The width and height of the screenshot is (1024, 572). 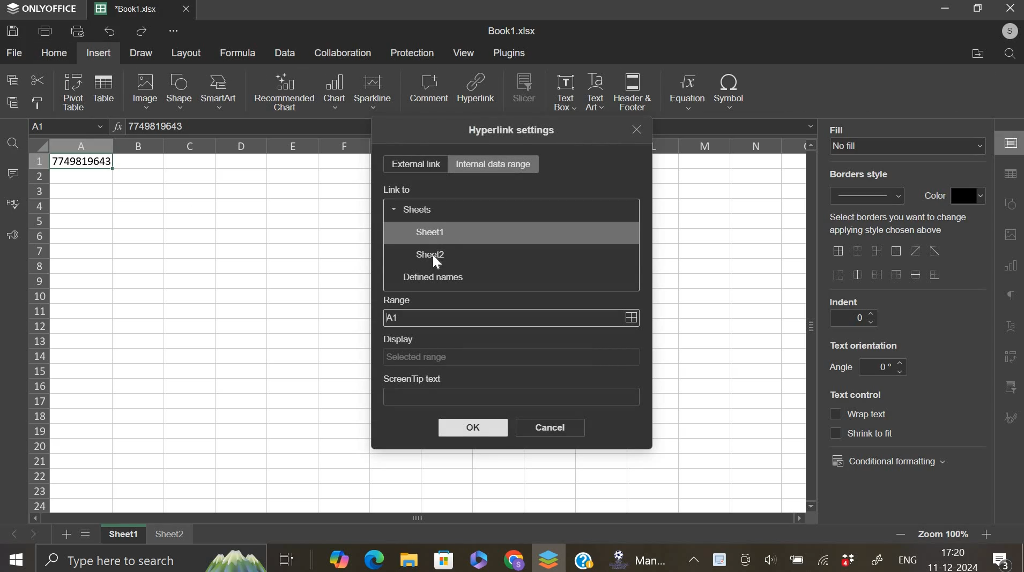 I want to click on draw, so click(x=142, y=53).